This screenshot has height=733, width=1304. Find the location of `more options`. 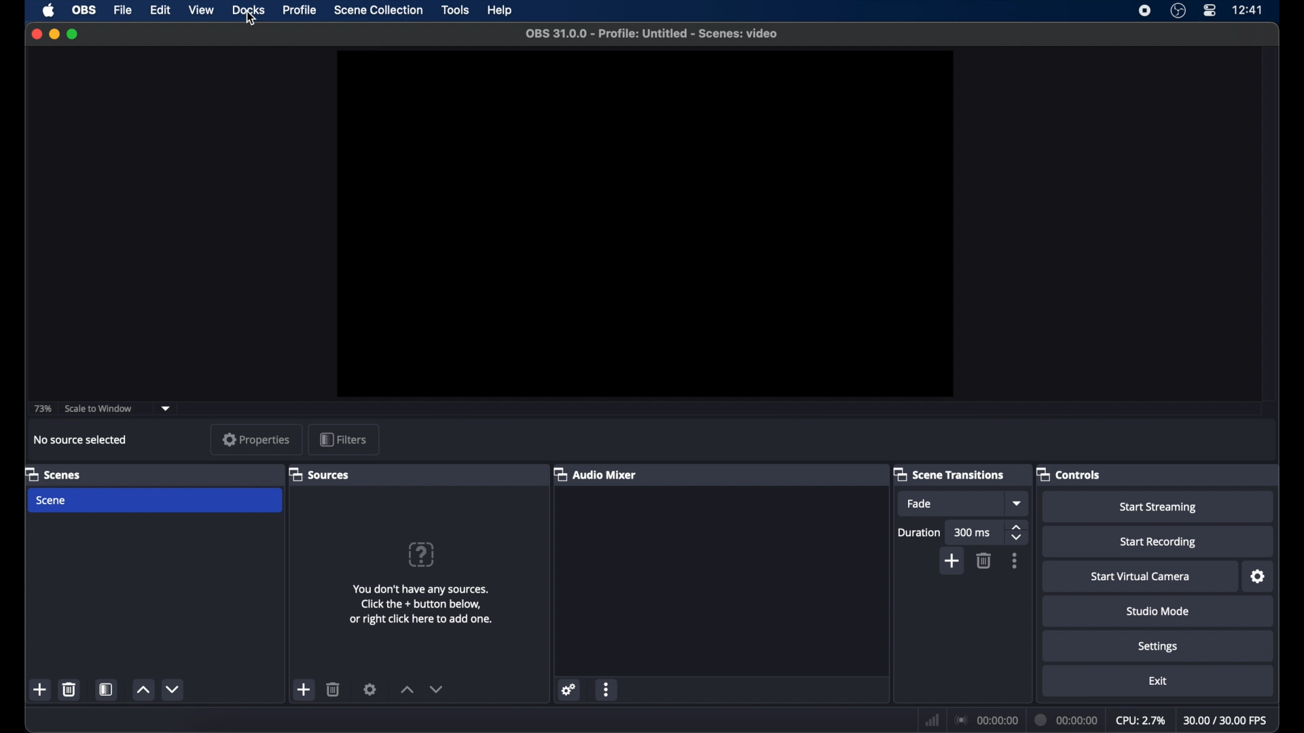

more options is located at coordinates (1015, 561).